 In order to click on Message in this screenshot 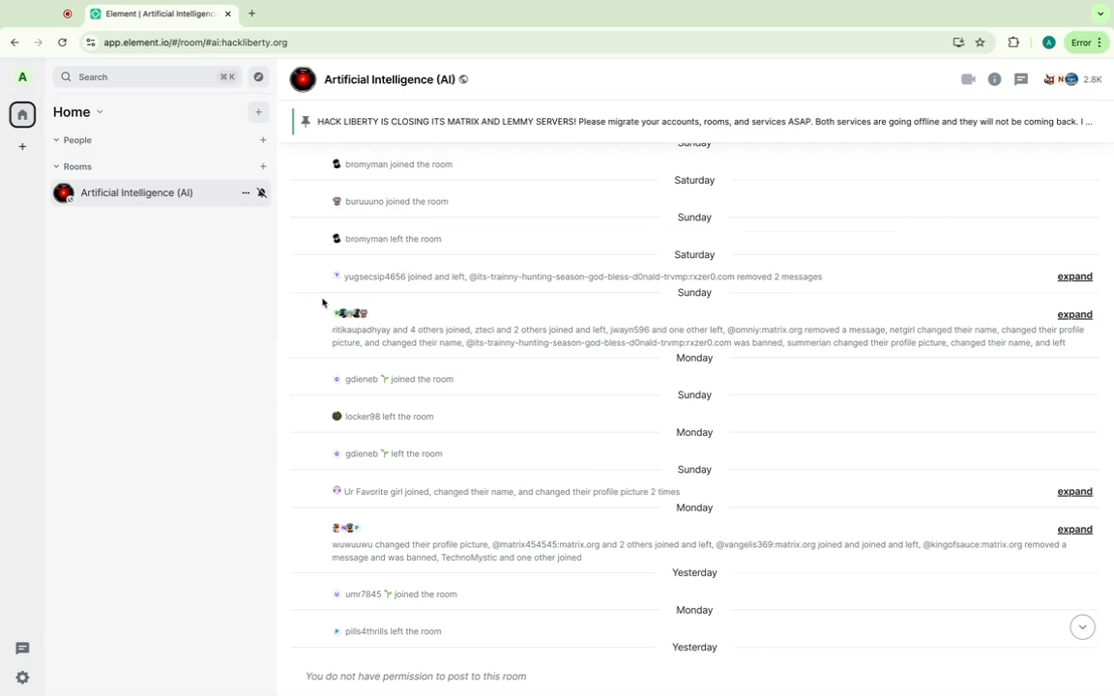, I will do `click(499, 491)`.